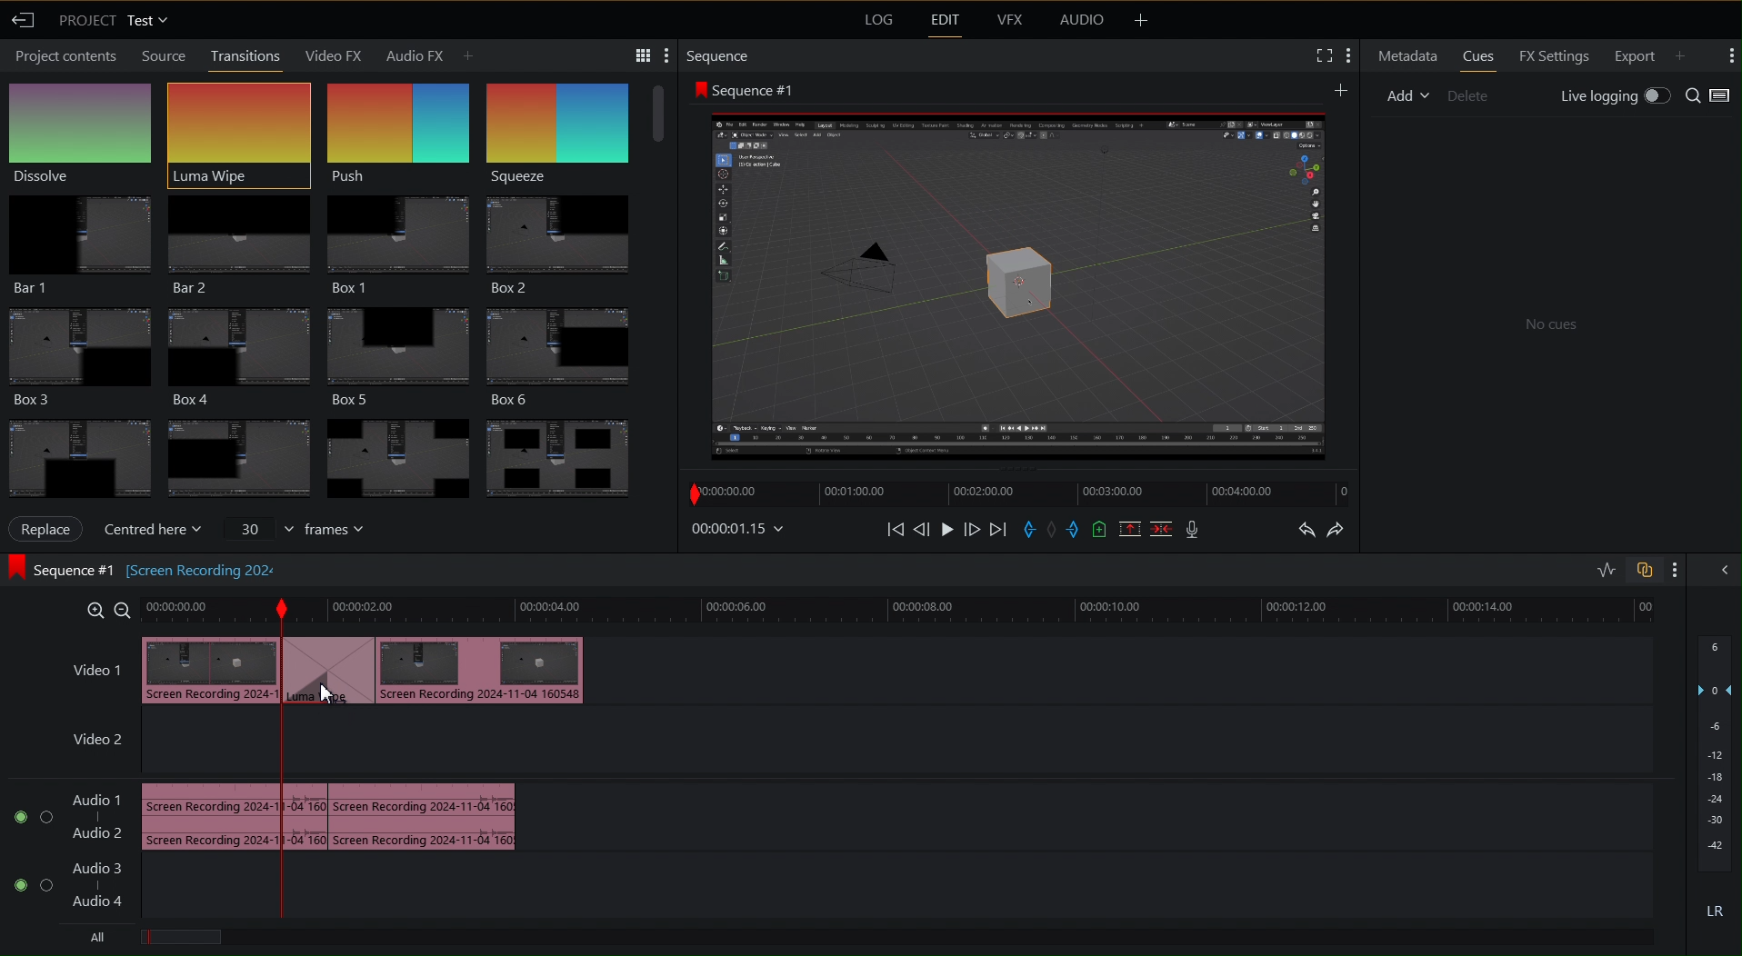  Describe the element at coordinates (876, 21) in the screenshot. I see `Log` at that location.